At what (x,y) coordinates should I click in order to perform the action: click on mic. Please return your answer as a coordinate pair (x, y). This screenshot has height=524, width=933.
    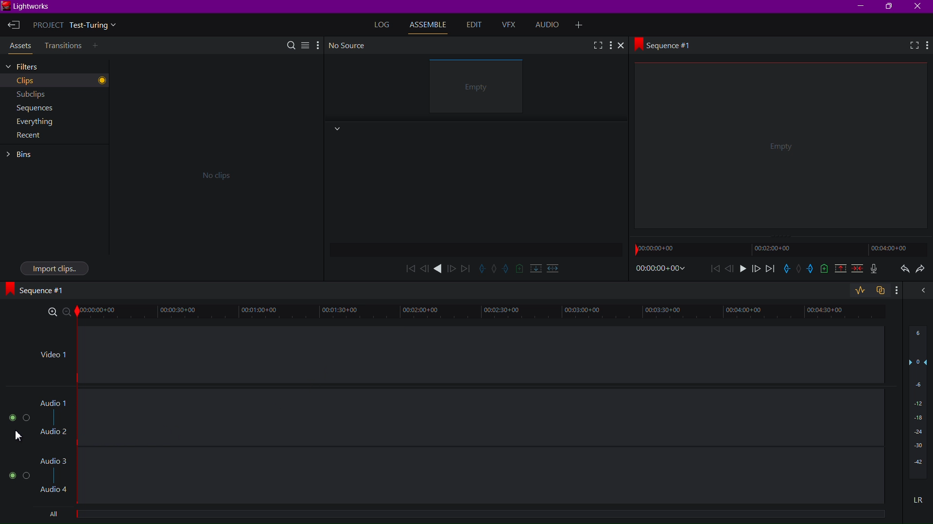
    Looking at the image, I should click on (877, 270).